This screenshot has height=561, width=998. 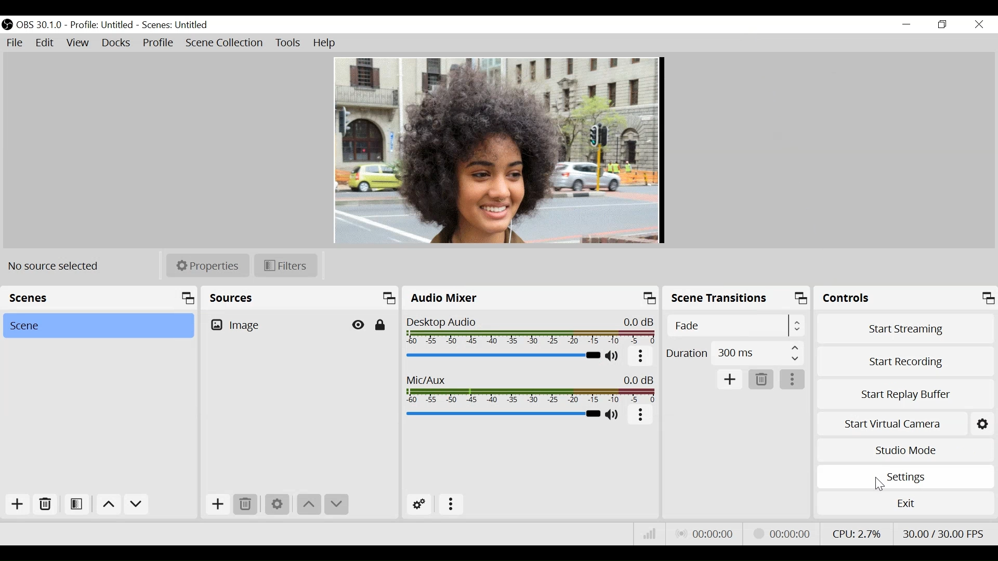 I want to click on Add Source, so click(x=217, y=506).